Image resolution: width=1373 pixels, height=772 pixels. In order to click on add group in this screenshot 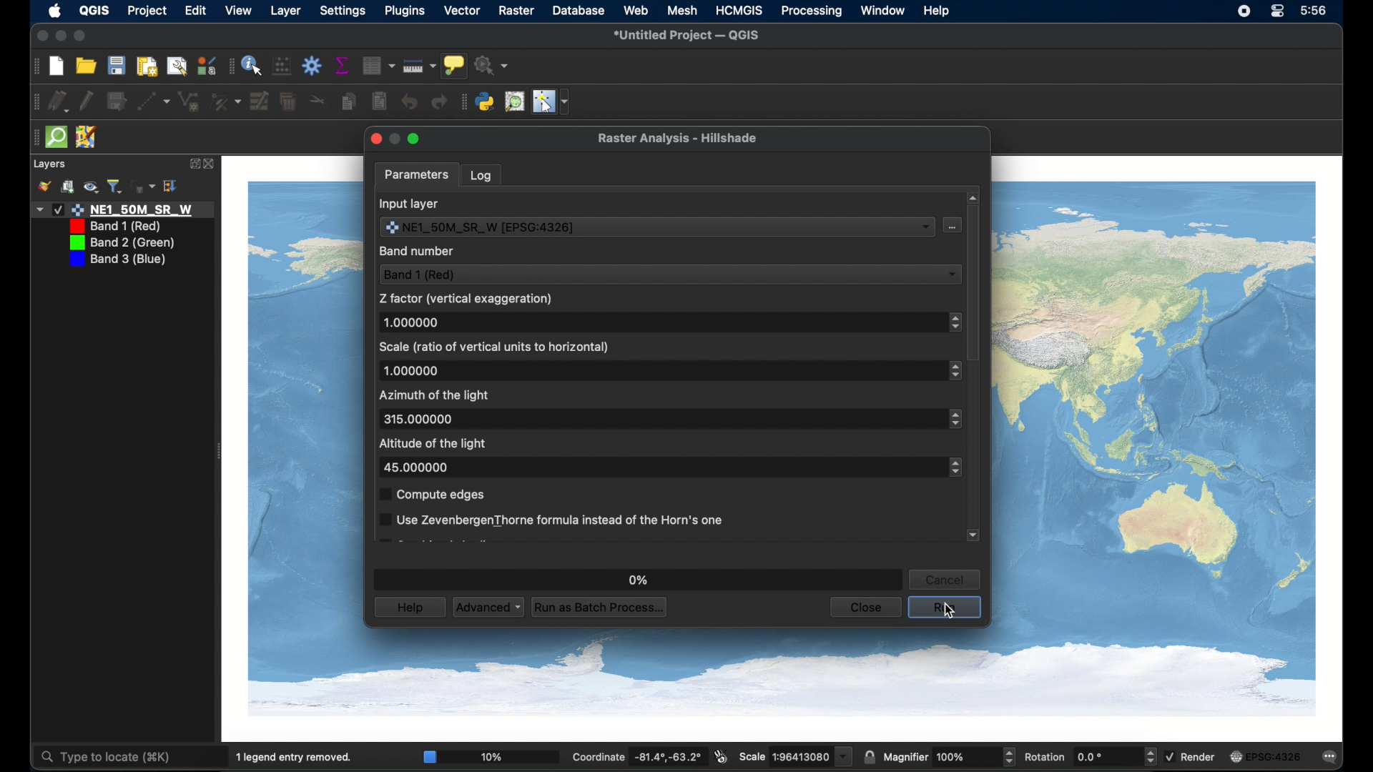, I will do `click(68, 186)`.